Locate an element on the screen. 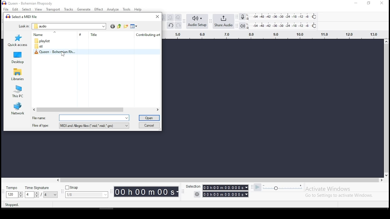 The height and width of the screenshot is (219, 390). open is located at coordinates (149, 118).